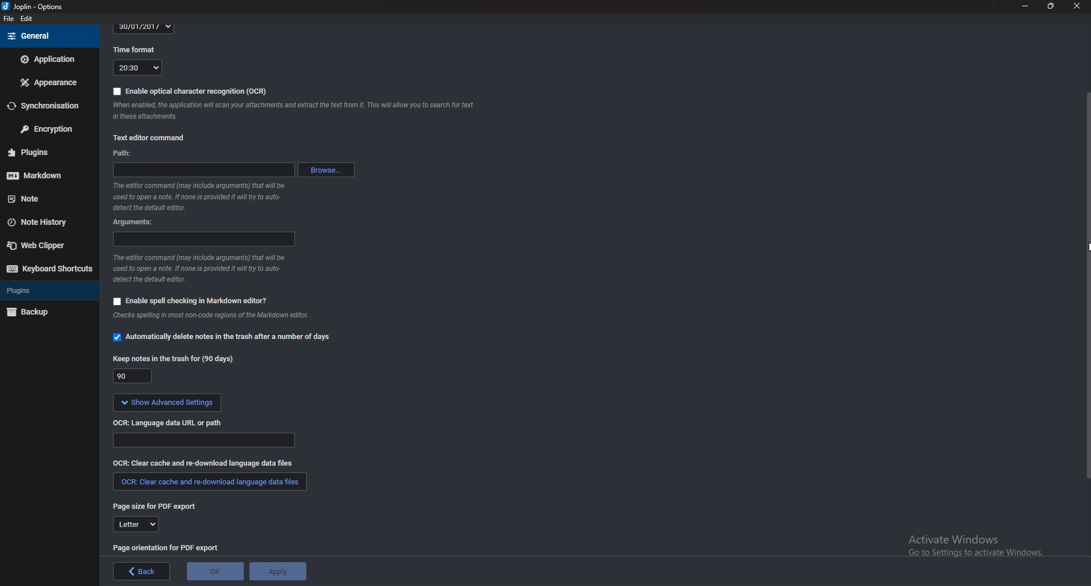 The width and height of the screenshot is (1091, 586). What do you see at coordinates (144, 28) in the screenshot?
I see `30/01/2017` at bounding box center [144, 28].